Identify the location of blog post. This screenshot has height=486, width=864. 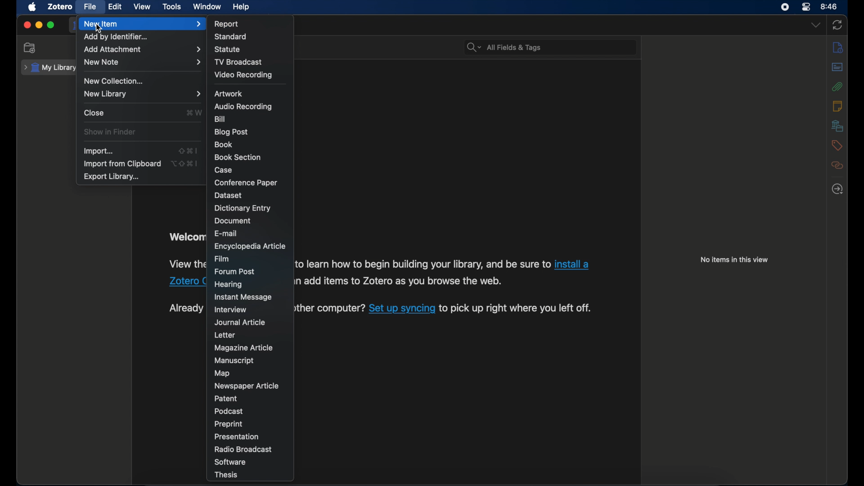
(231, 132).